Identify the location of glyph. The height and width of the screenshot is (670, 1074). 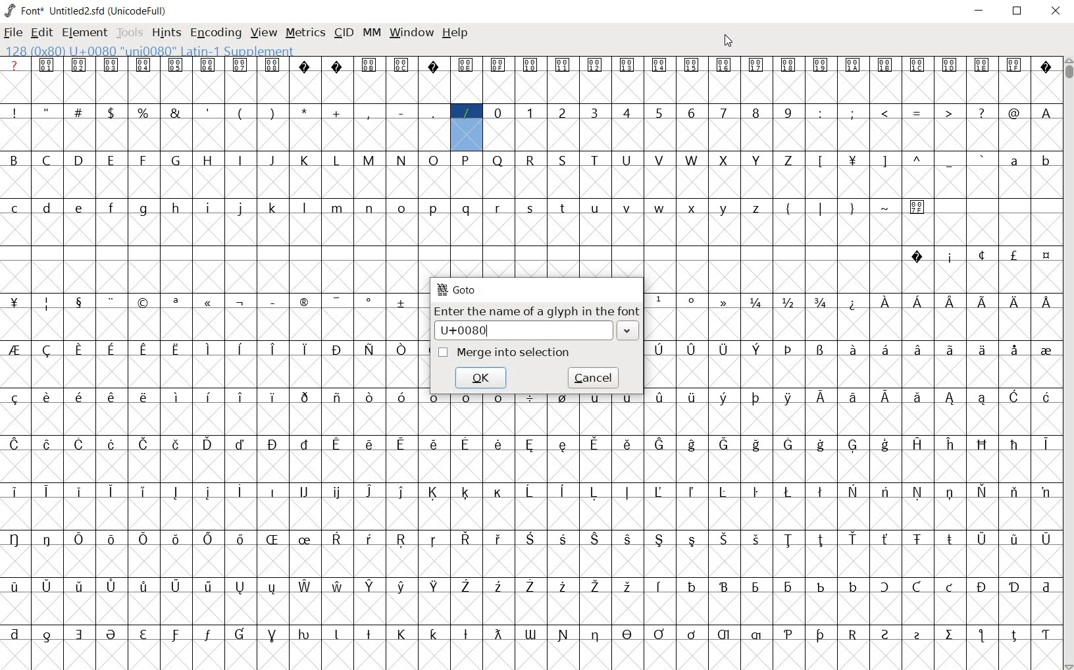
(788, 634).